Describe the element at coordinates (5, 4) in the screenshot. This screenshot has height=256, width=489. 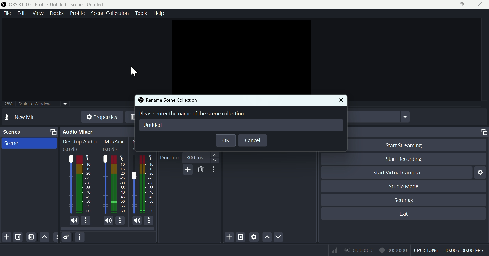
I see `obs studio icon` at that location.